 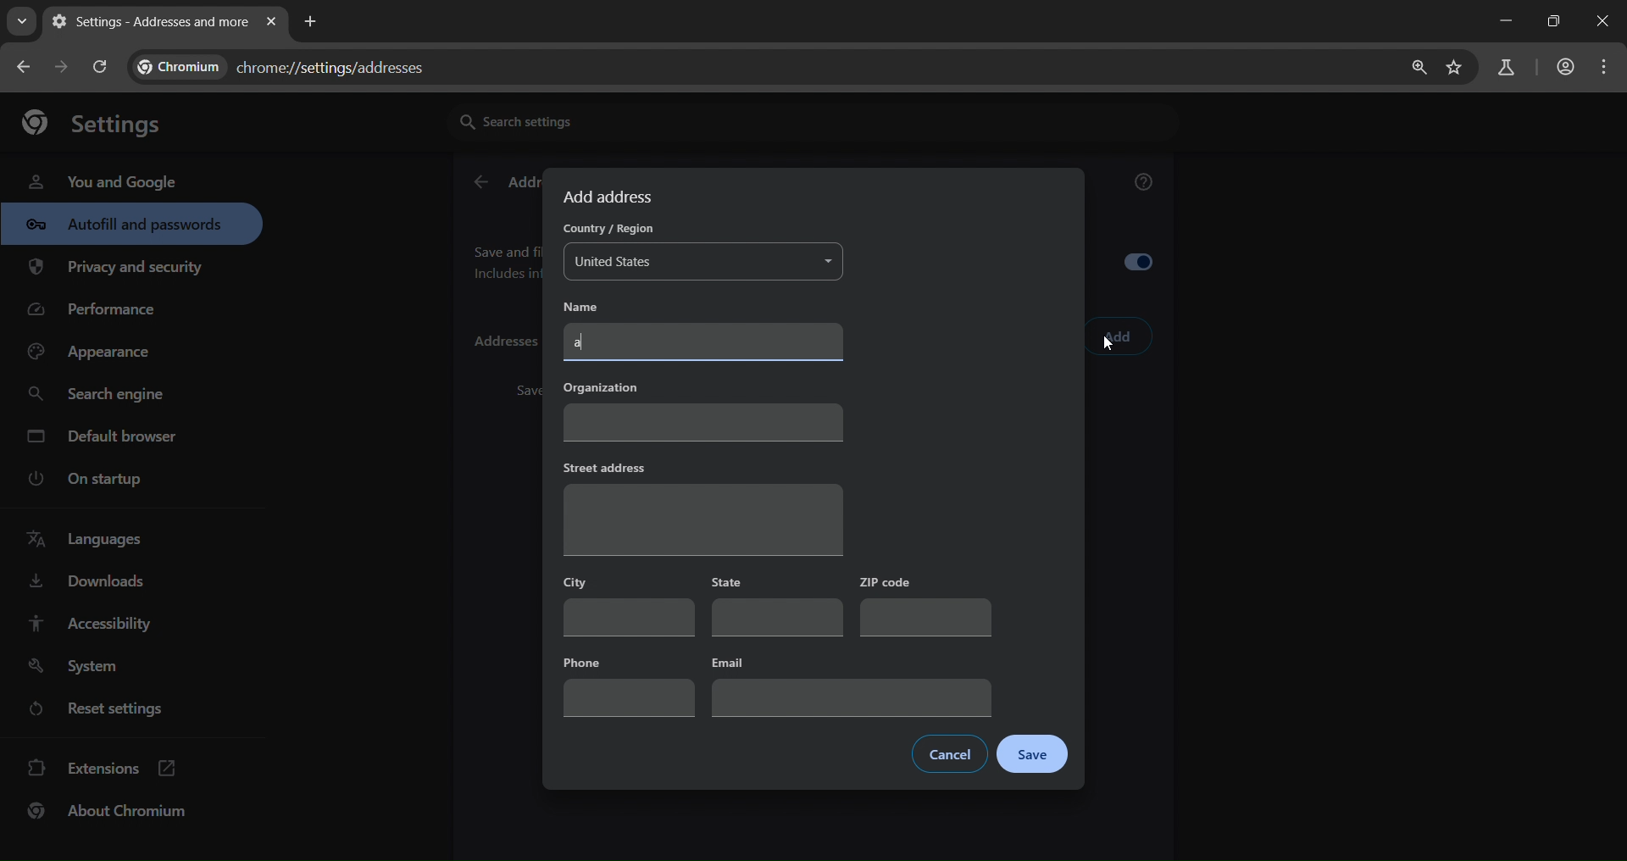 I want to click on restore down, so click(x=1551, y=21).